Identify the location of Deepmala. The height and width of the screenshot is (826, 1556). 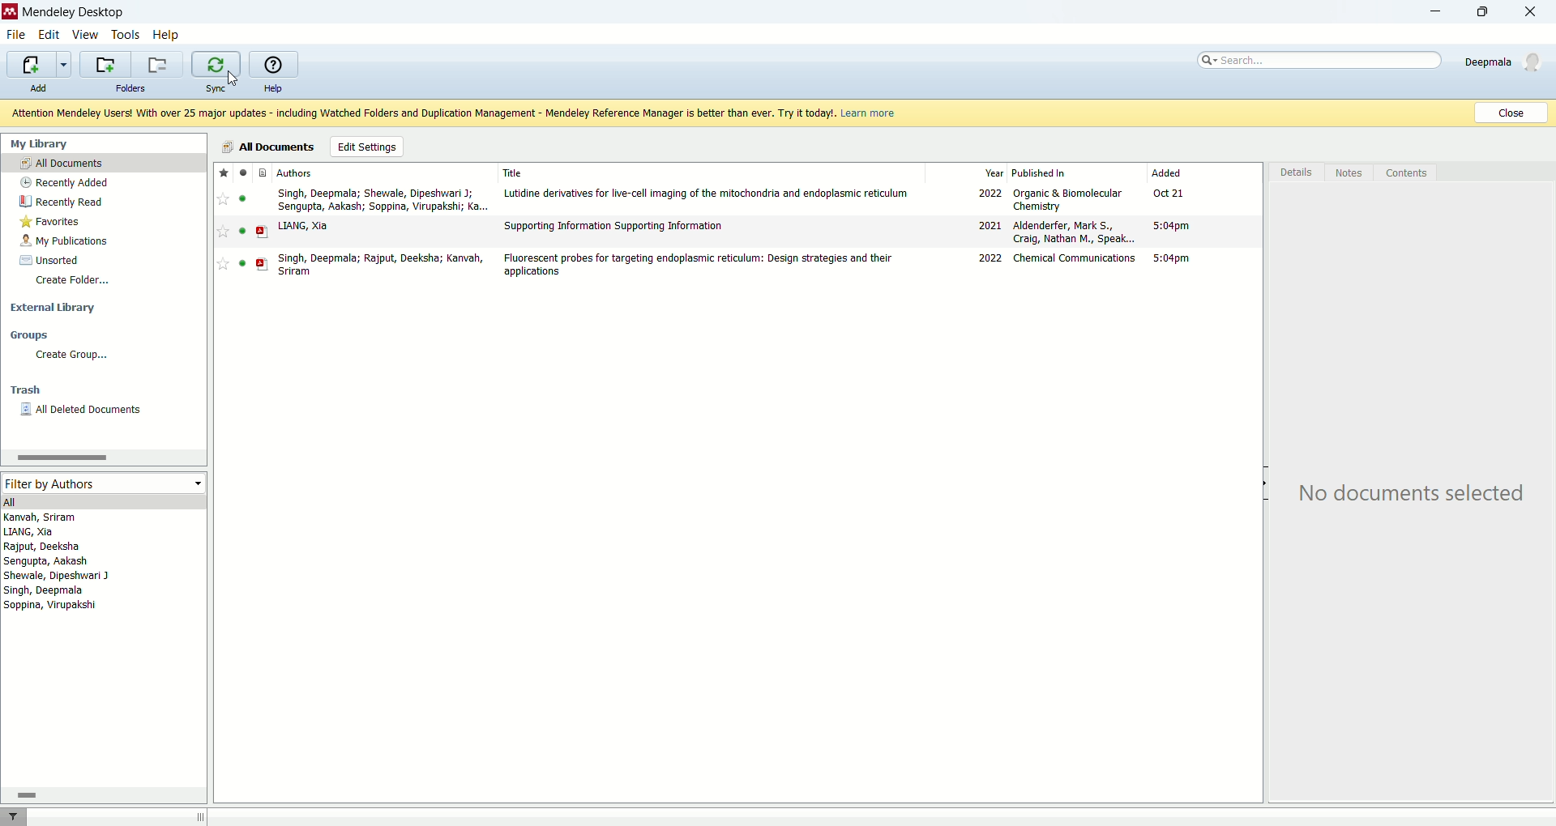
(1503, 62).